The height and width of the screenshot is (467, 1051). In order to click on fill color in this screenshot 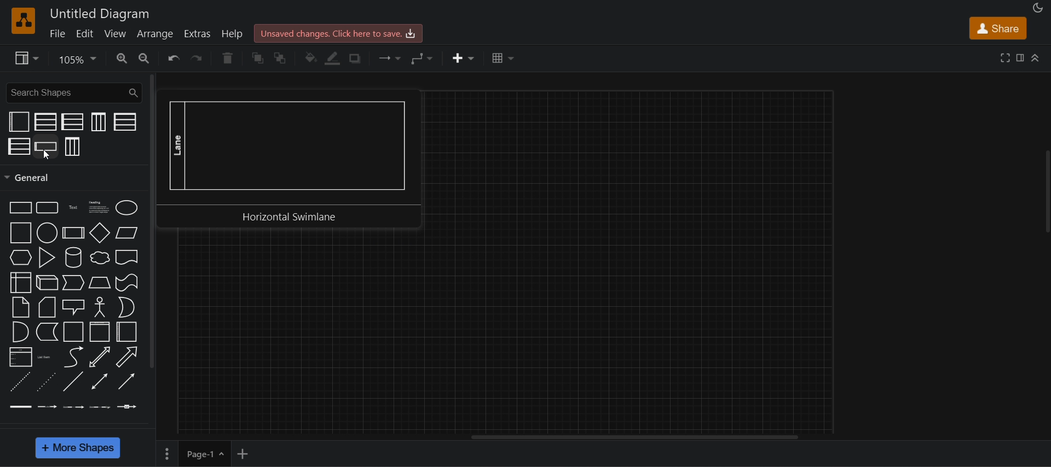, I will do `click(309, 57)`.